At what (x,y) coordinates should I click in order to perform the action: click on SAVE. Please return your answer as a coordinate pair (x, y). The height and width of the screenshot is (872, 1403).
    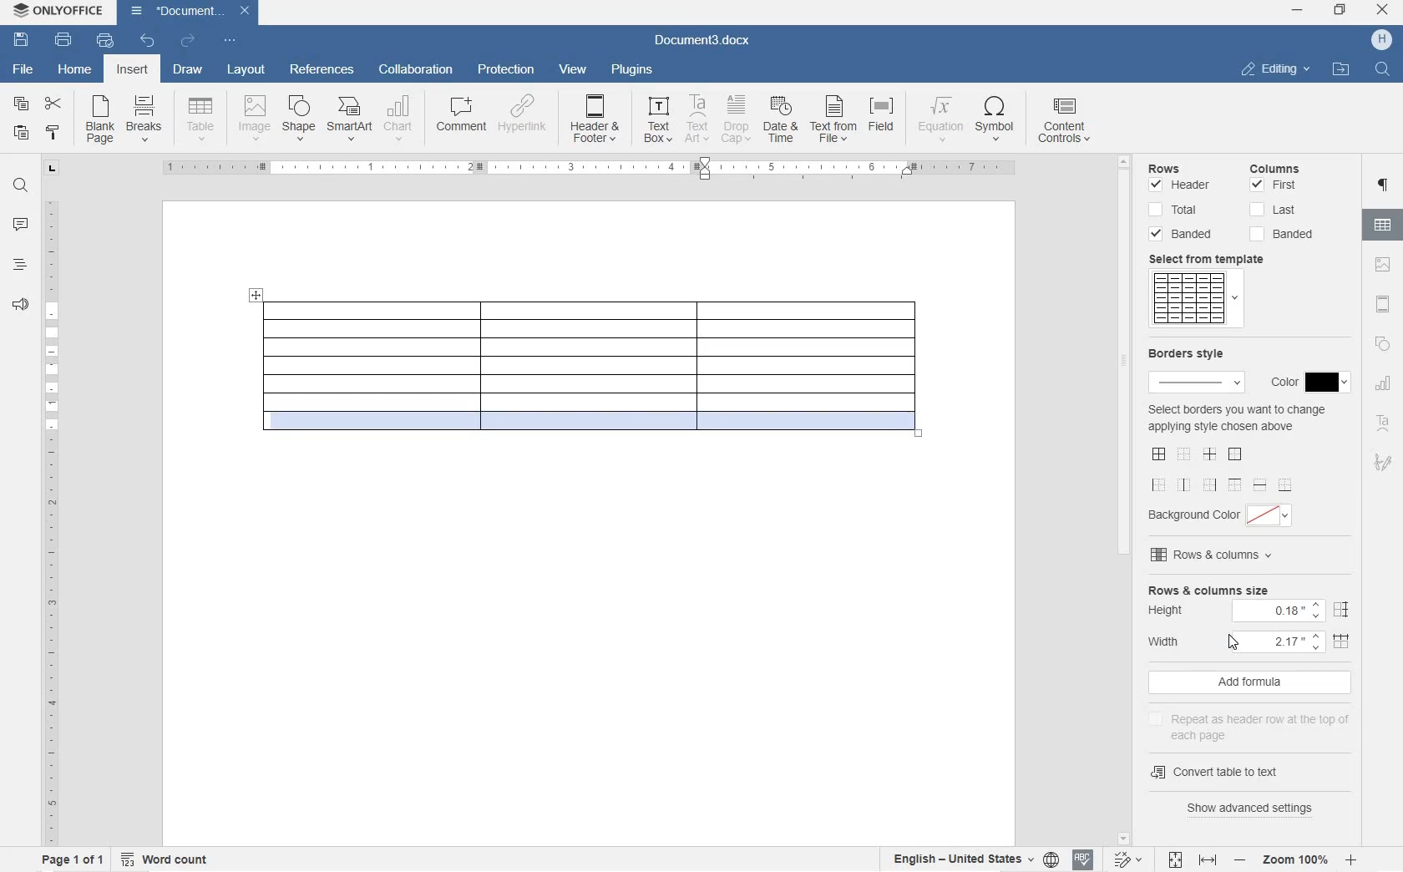
    Looking at the image, I should click on (21, 42).